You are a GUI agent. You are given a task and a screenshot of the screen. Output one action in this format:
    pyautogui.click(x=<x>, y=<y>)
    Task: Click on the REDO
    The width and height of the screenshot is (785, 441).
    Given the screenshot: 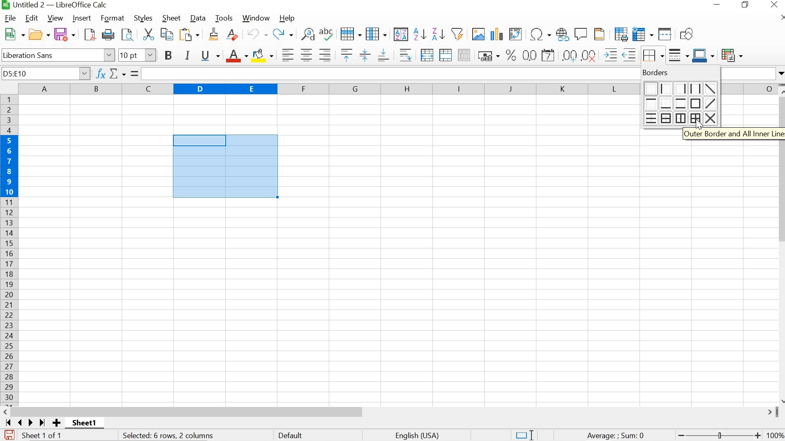 What is the action you would take?
    pyautogui.click(x=283, y=34)
    